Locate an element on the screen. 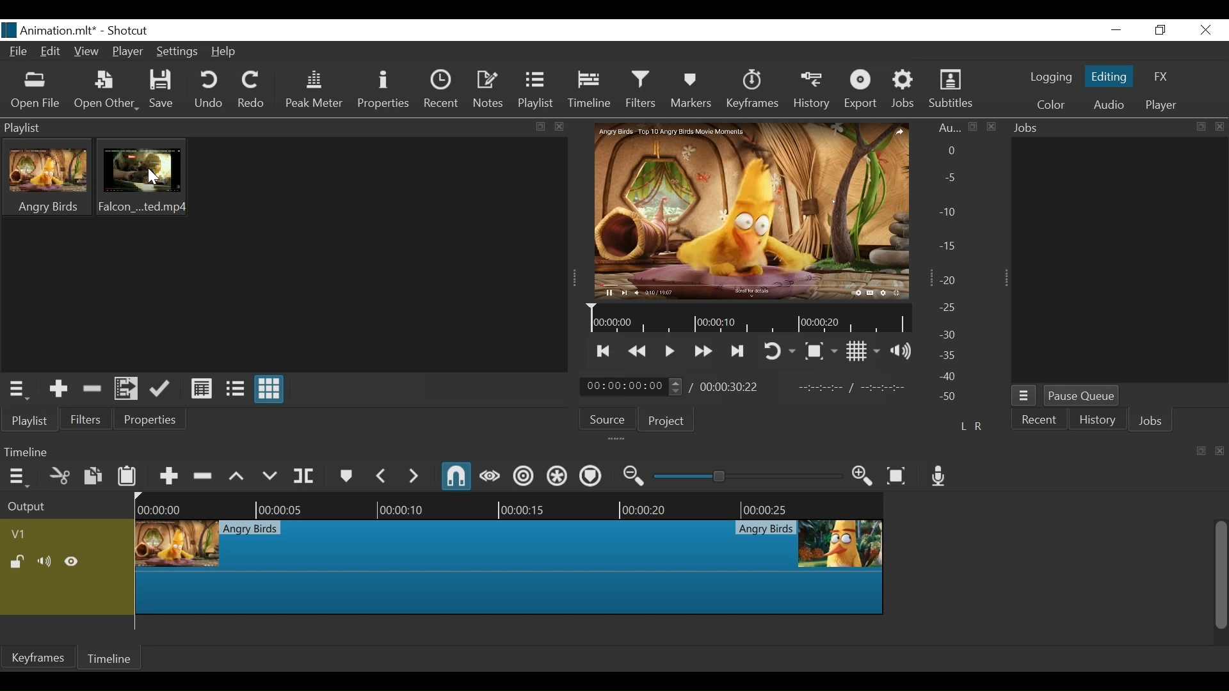 The width and height of the screenshot is (1229, 691). View as Icon is located at coordinates (270, 389).